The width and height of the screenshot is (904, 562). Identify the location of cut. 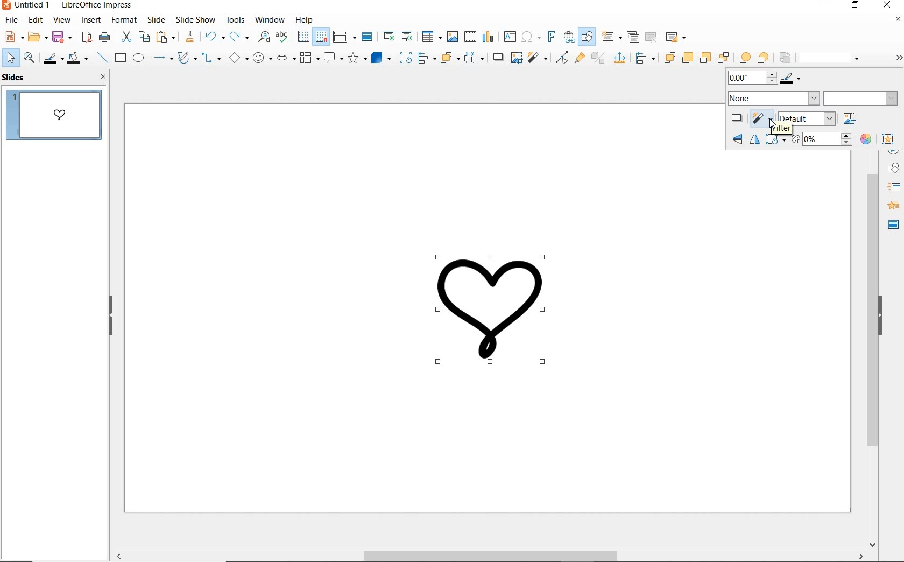
(125, 36).